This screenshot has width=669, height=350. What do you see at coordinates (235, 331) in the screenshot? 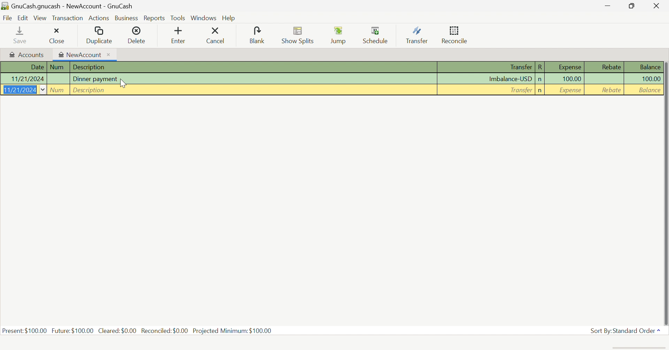
I see `Projected Minimum: $100.00` at bounding box center [235, 331].